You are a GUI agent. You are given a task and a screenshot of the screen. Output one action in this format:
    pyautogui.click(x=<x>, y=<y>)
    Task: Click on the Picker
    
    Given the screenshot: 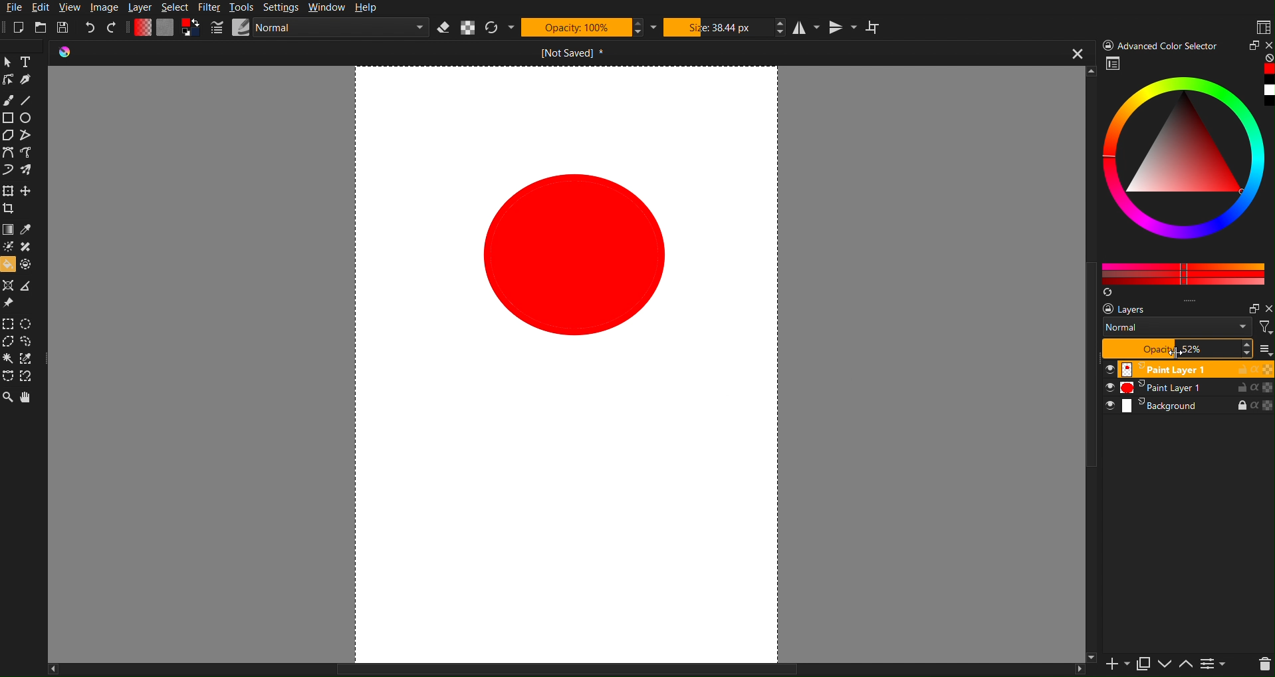 What is the action you would take?
    pyautogui.click(x=1112, y=66)
    